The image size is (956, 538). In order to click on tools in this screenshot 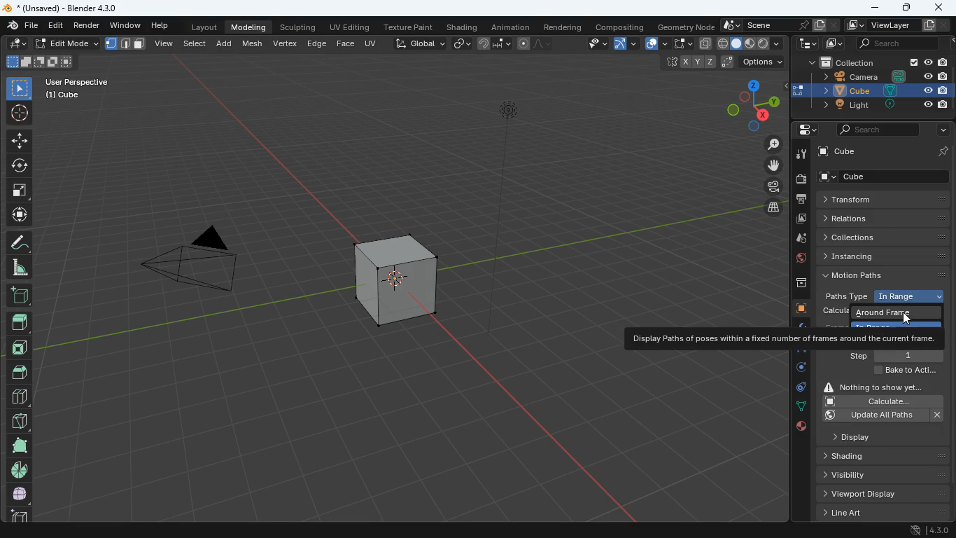, I will do `click(799, 155)`.